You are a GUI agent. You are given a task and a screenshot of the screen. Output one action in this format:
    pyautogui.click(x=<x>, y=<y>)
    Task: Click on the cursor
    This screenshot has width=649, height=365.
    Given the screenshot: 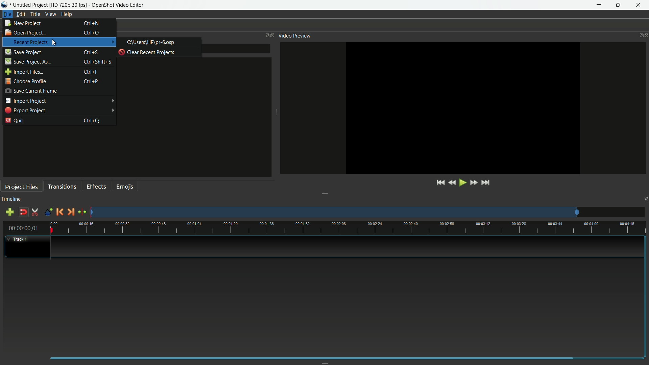 What is the action you would take?
    pyautogui.click(x=54, y=43)
    